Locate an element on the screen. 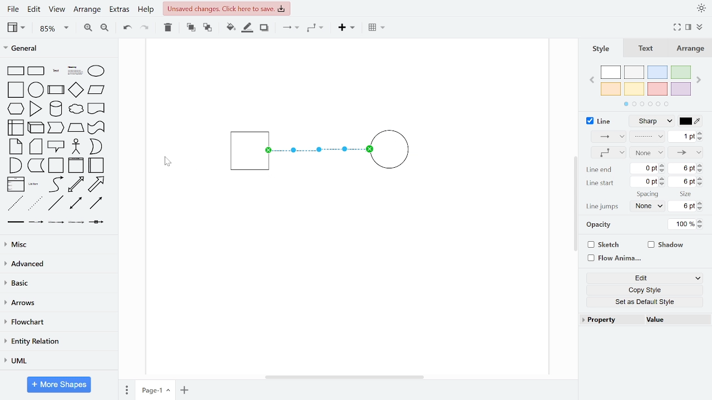 Image resolution: width=712 pixels, height=400 pixels. list is located at coordinates (16, 184).